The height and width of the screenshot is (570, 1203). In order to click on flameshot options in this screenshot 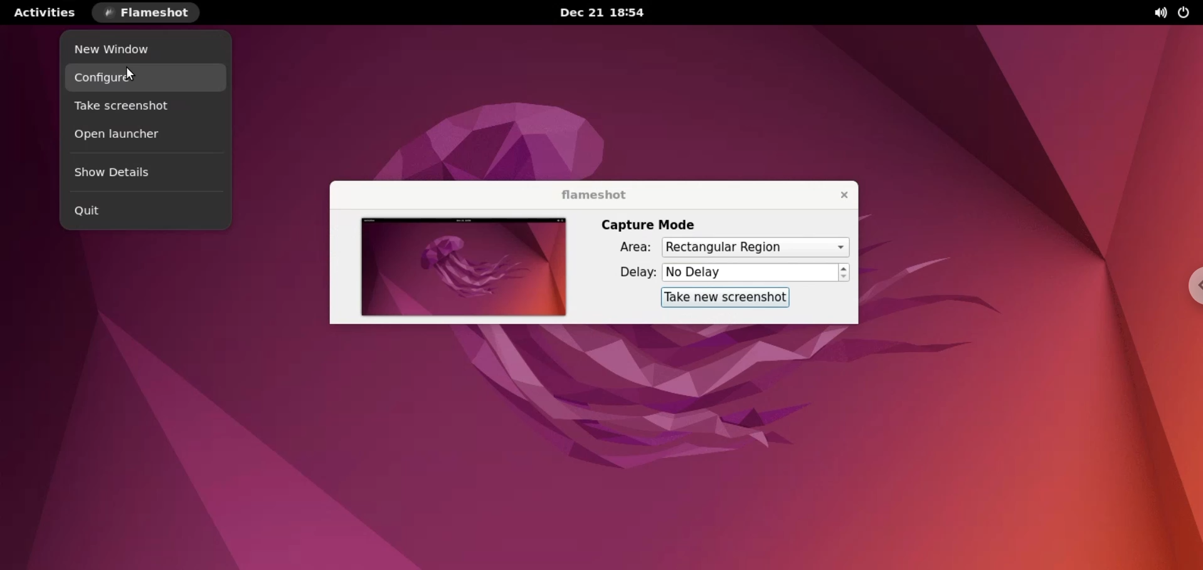, I will do `click(147, 13)`.